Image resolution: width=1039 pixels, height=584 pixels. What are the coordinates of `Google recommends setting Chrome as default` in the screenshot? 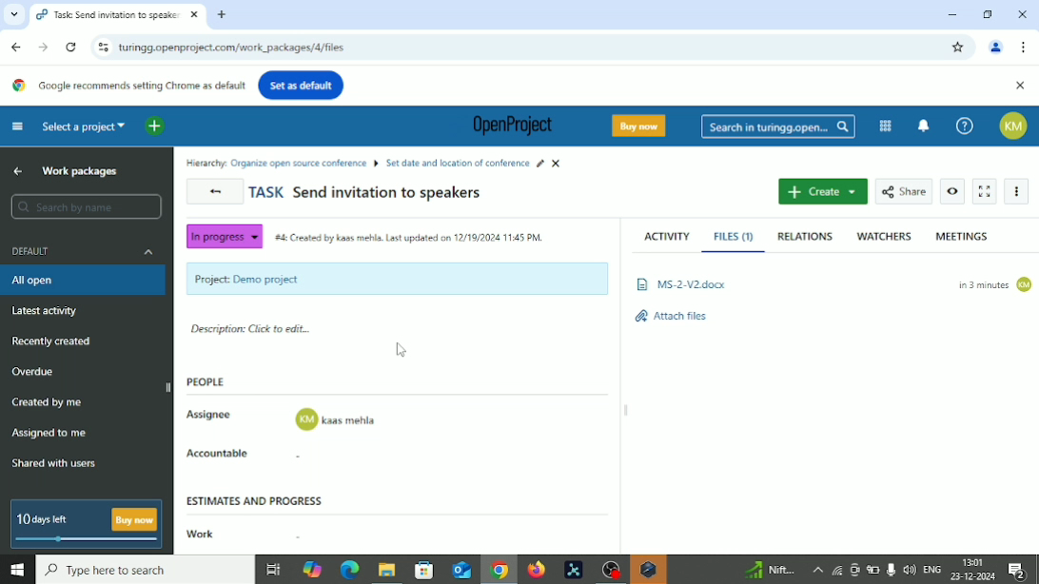 It's located at (127, 86).